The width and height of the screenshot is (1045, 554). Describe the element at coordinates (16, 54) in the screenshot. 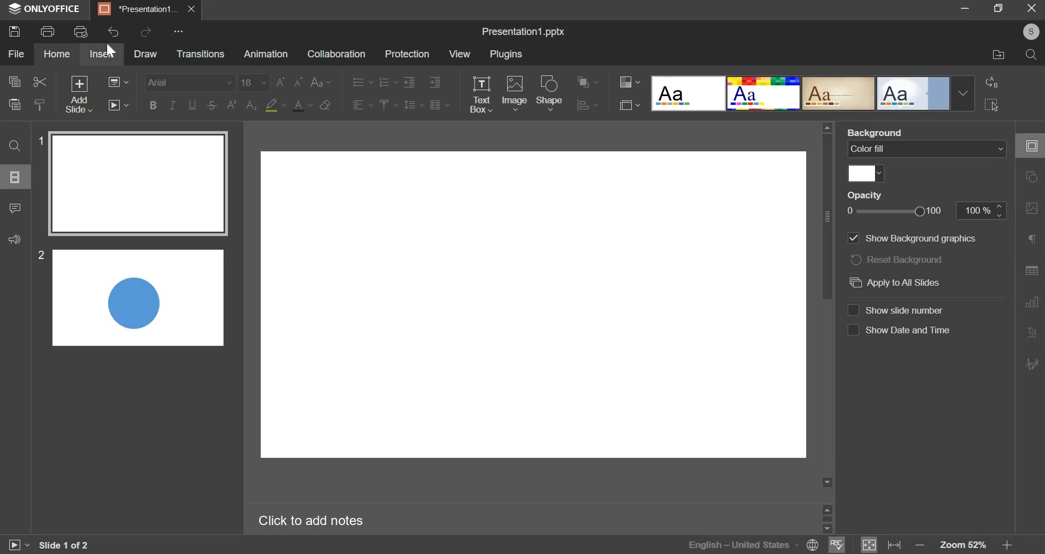

I see `file` at that location.